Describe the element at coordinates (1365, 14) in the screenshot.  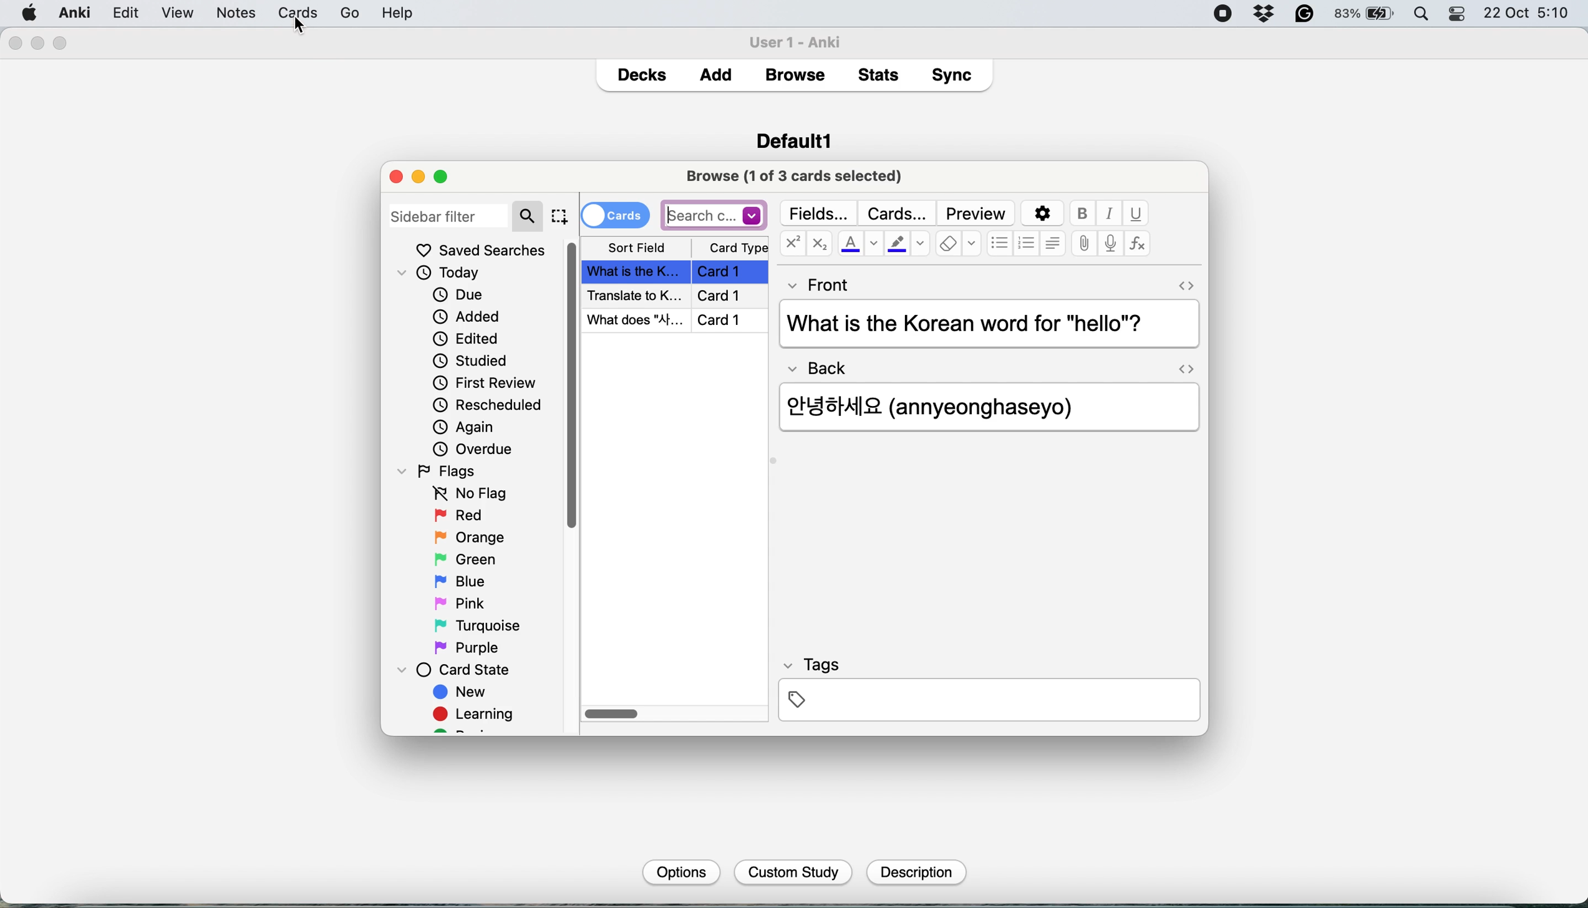
I see `battery` at that location.